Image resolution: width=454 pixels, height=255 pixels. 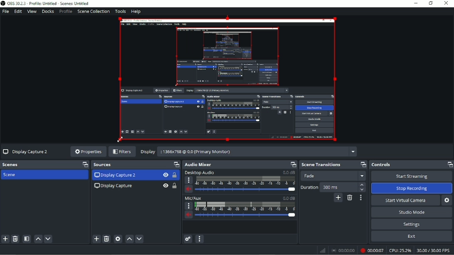 What do you see at coordinates (430, 3) in the screenshot?
I see `Restore down` at bounding box center [430, 3].